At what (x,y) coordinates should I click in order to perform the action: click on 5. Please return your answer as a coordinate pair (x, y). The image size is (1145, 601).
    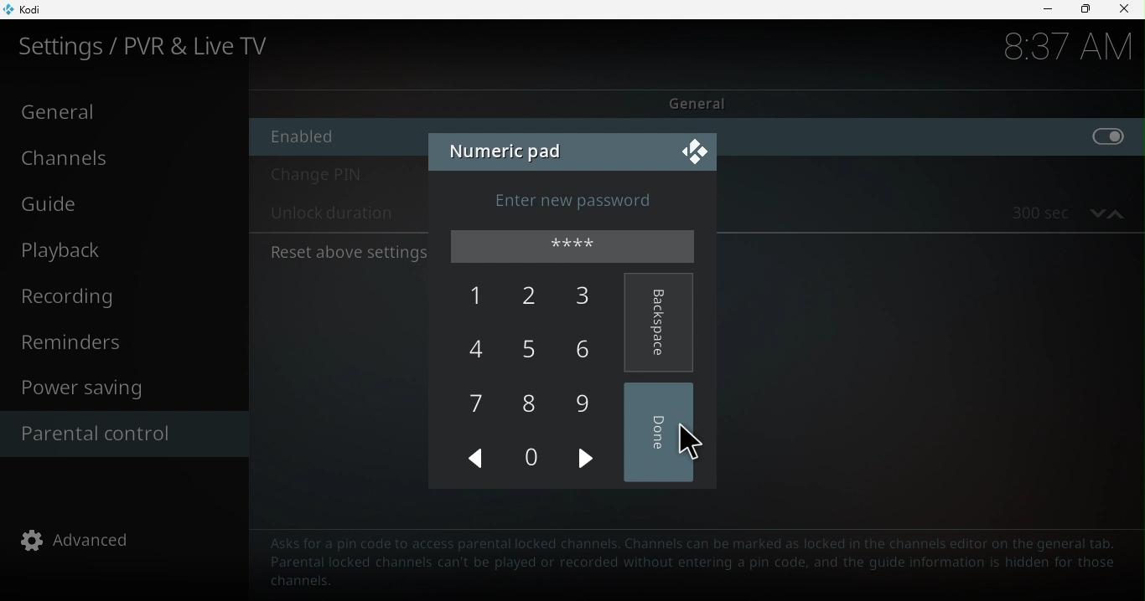
    Looking at the image, I should click on (536, 352).